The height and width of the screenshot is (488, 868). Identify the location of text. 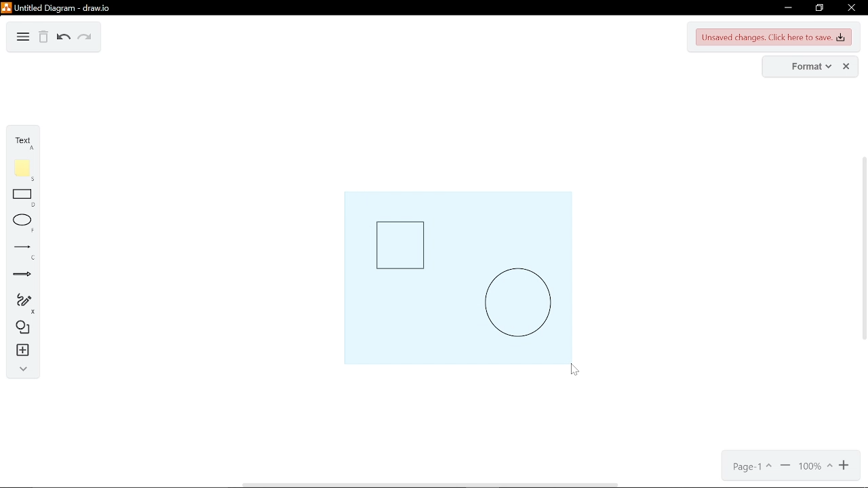
(20, 143).